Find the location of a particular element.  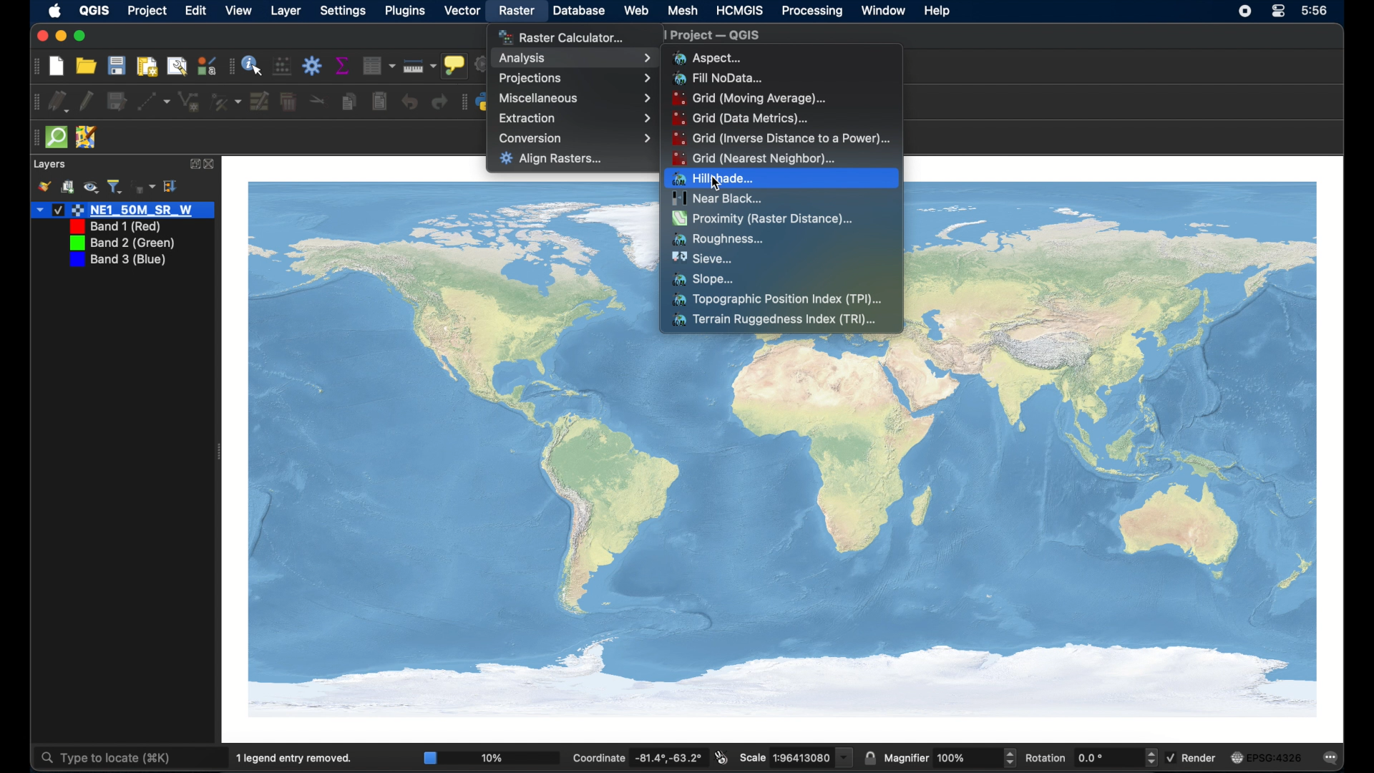

topographic position index is located at coordinates (776, 301).